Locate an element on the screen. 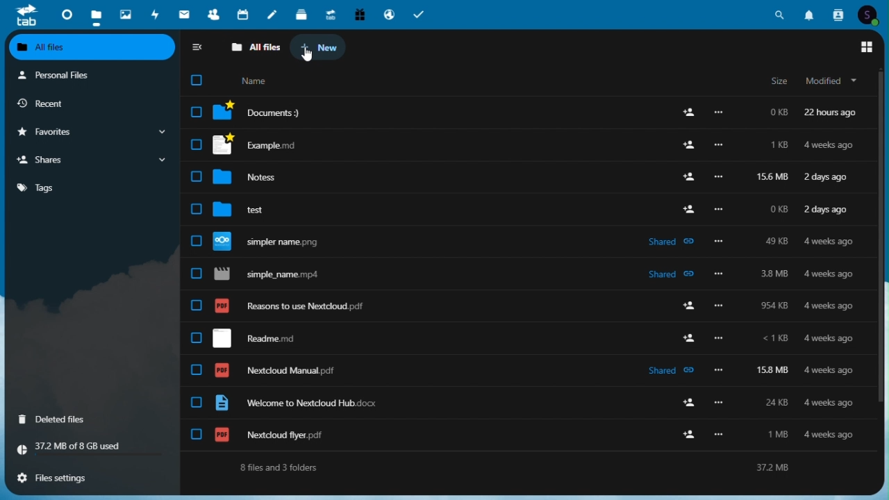 This screenshot has height=500, width=889. size is located at coordinates (778, 82).